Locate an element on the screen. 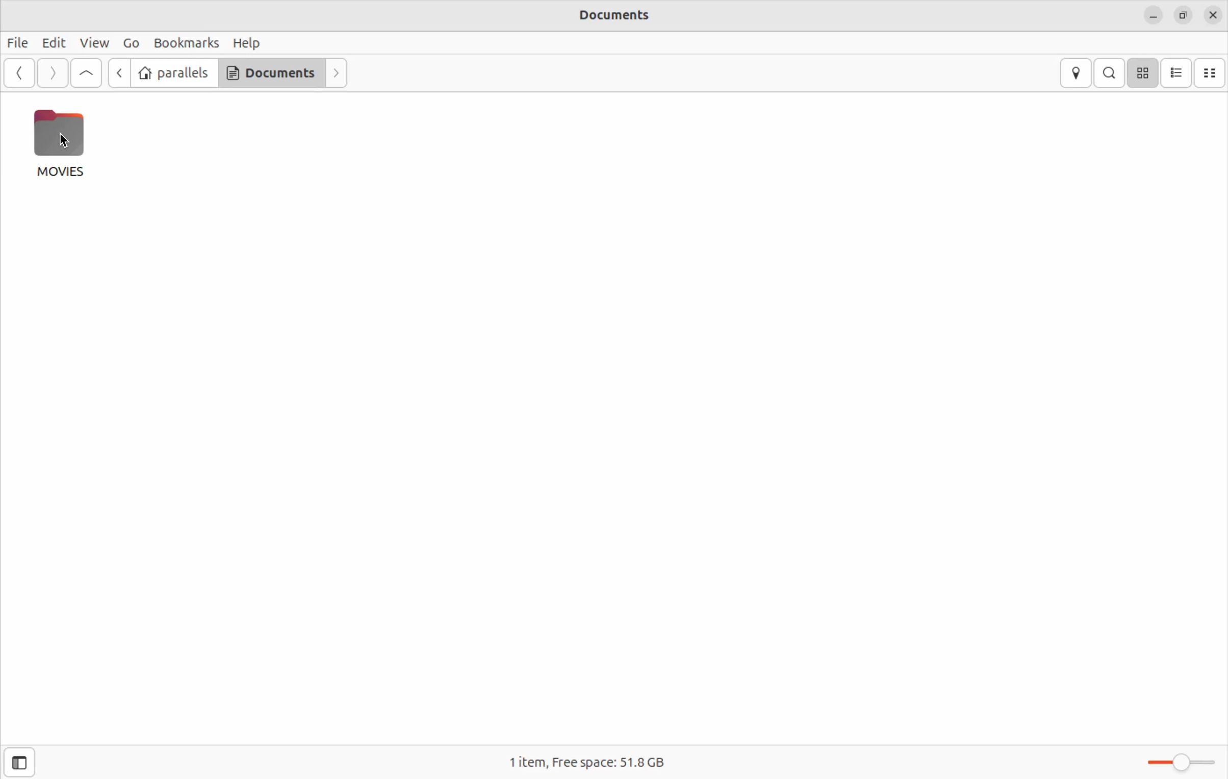 The width and height of the screenshot is (1228, 779). view is located at coordinates (97, 44).